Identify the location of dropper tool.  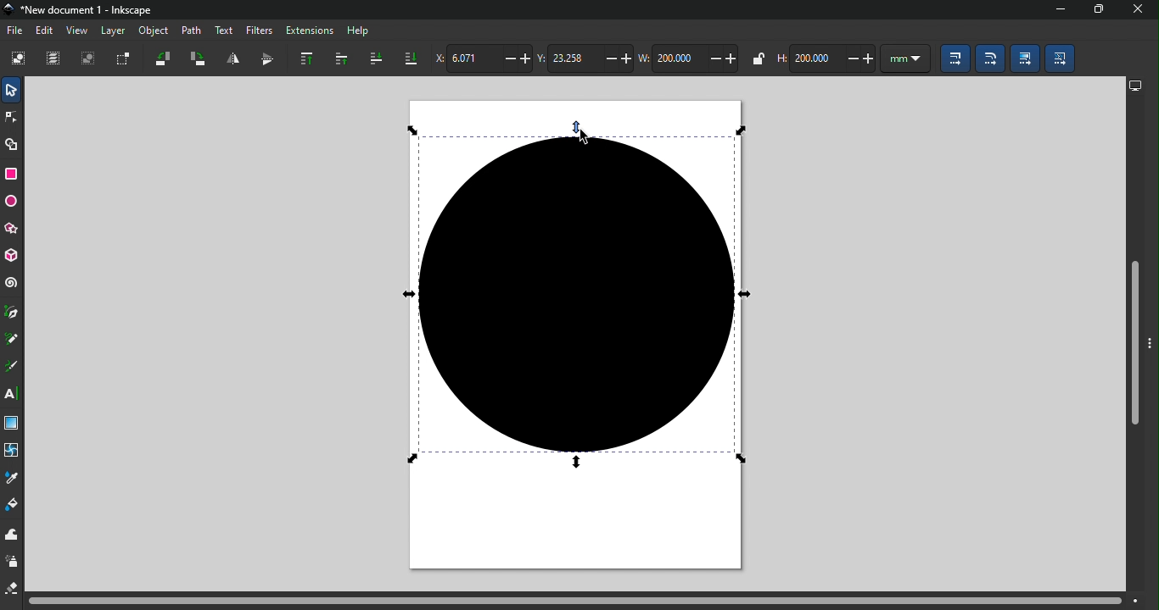
(13, 480).